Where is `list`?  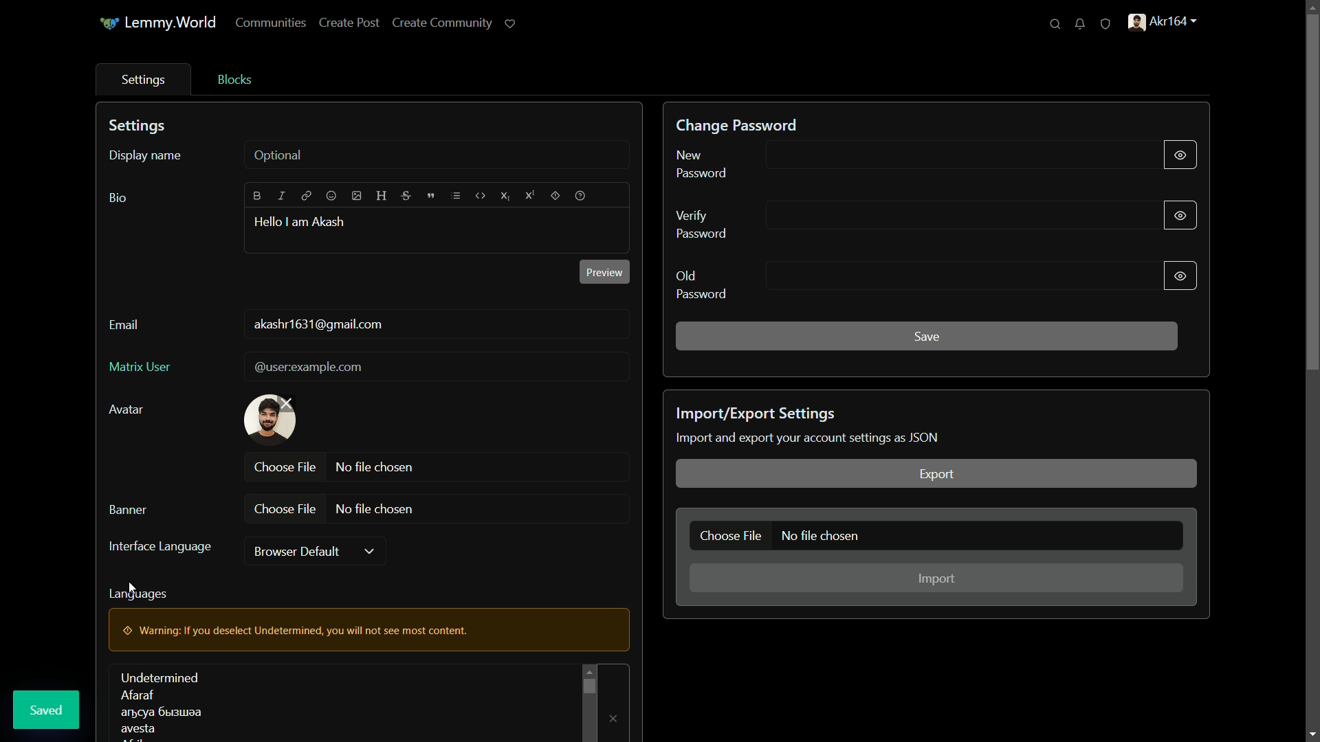 list is located at coordinates (456, 196).